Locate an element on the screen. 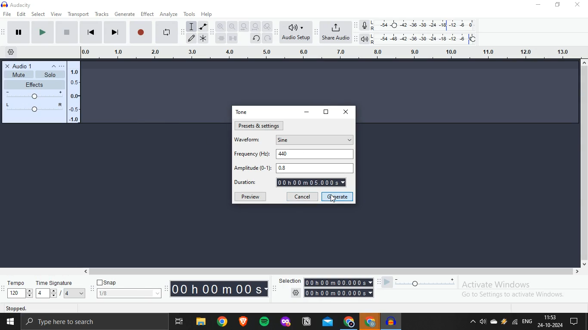  Fit Project is located at coordinates (255, 26).